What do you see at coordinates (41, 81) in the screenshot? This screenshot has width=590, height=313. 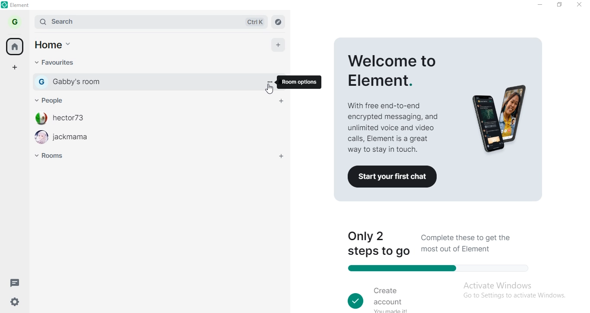 I see `G` at bounding box center [41, 81].